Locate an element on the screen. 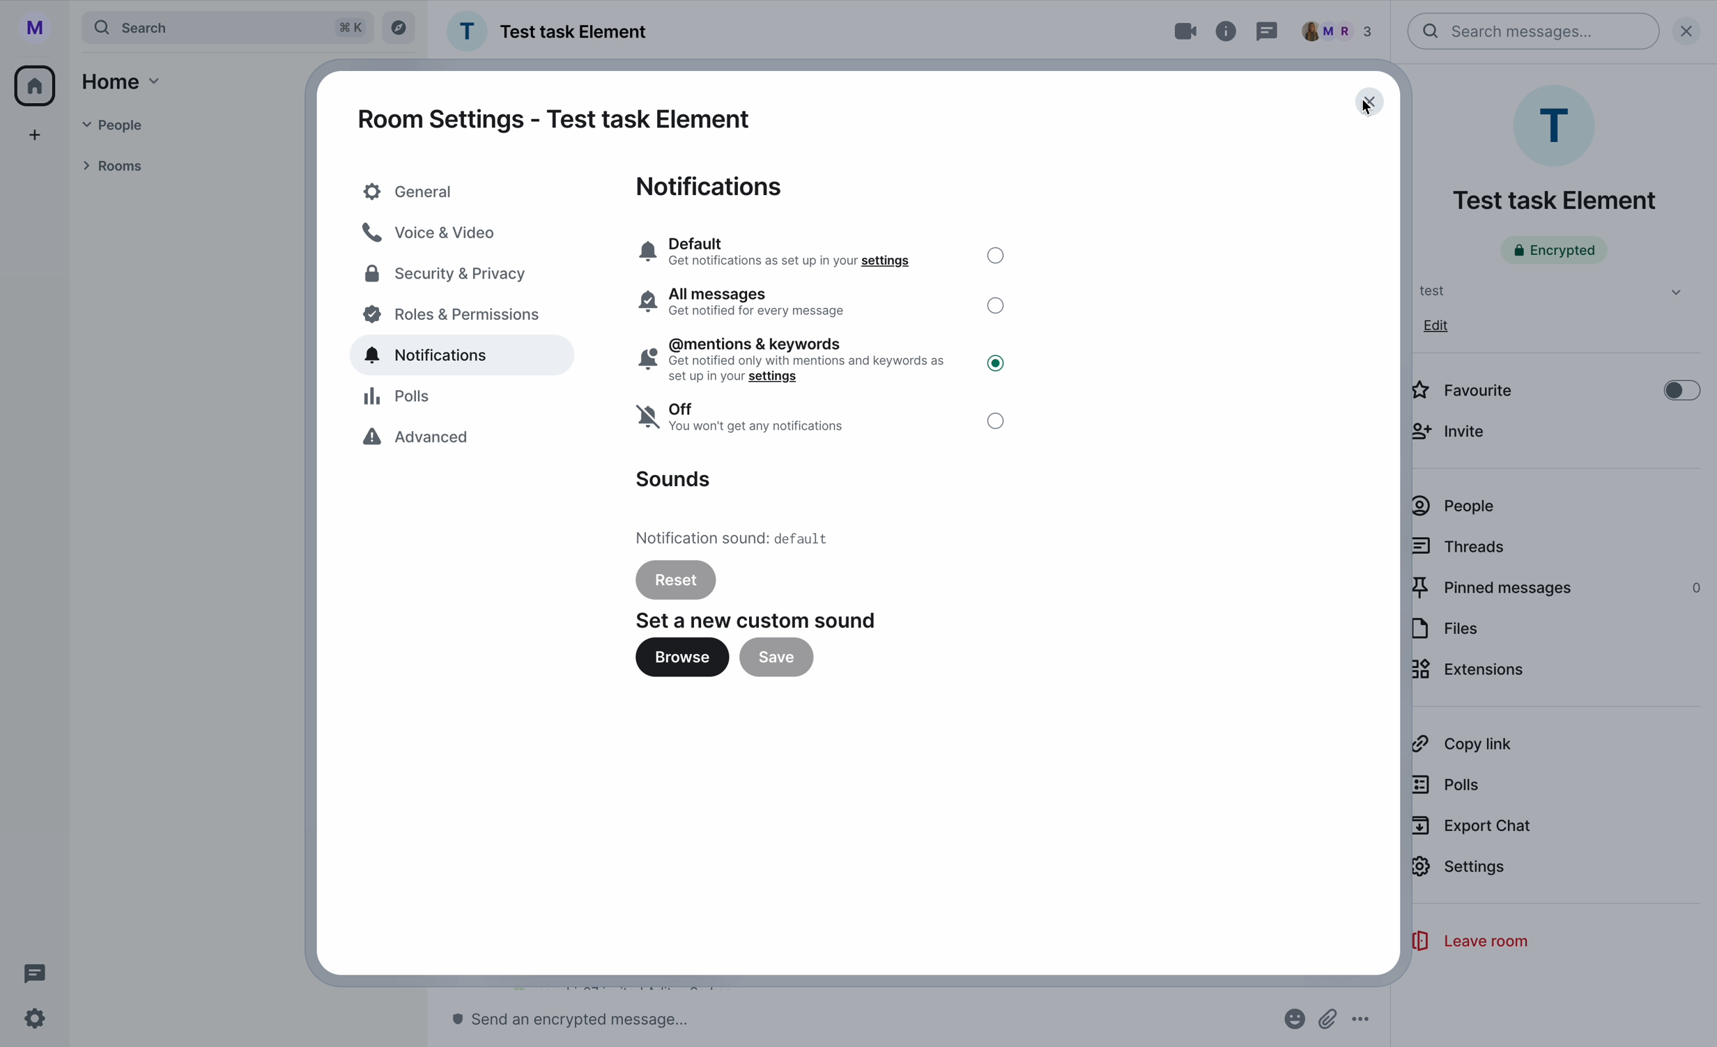 The image size is (1717, 1047). polls is located at coordinates (1449, 784).